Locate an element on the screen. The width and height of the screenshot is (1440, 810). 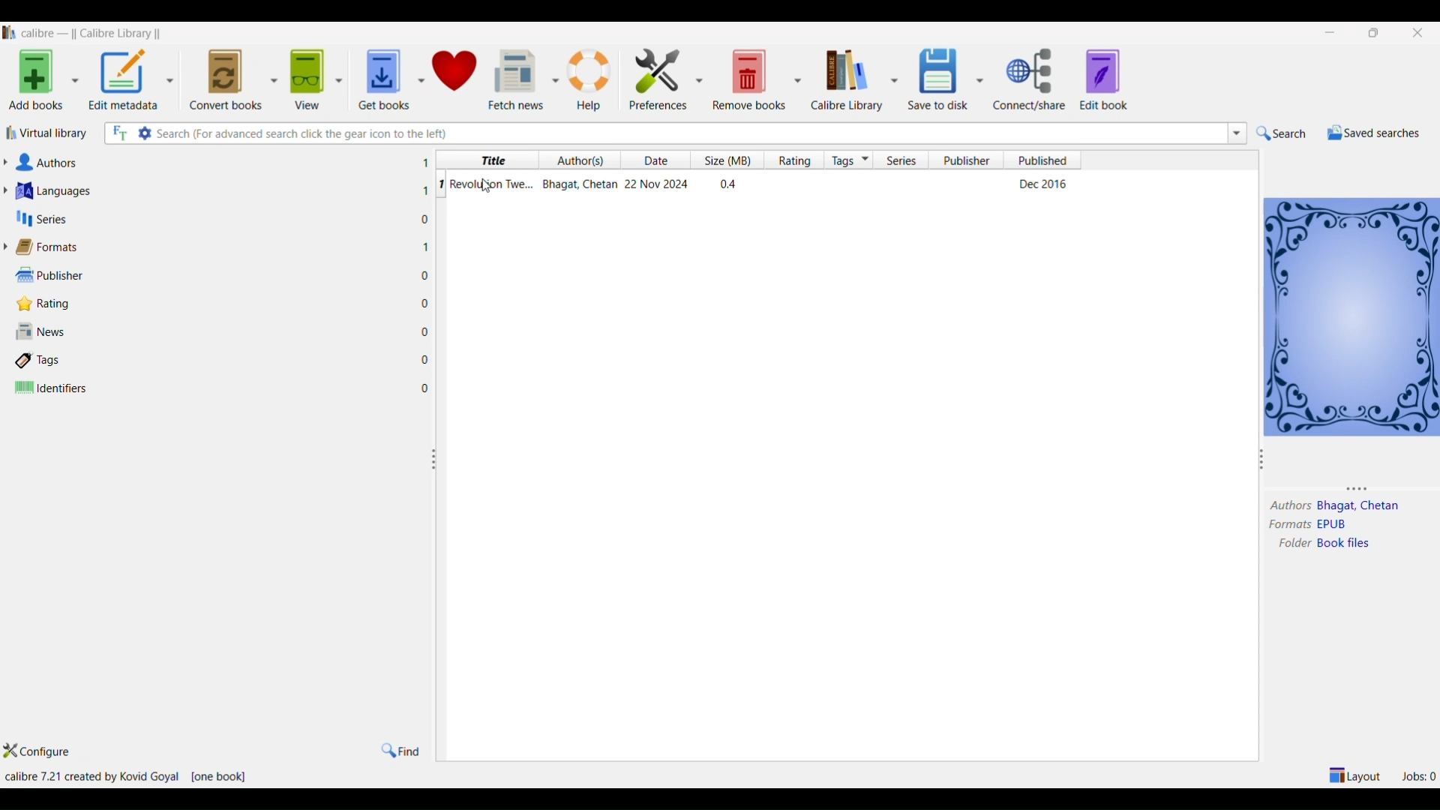
search dropdown button is located at coordinates (1235, 133).